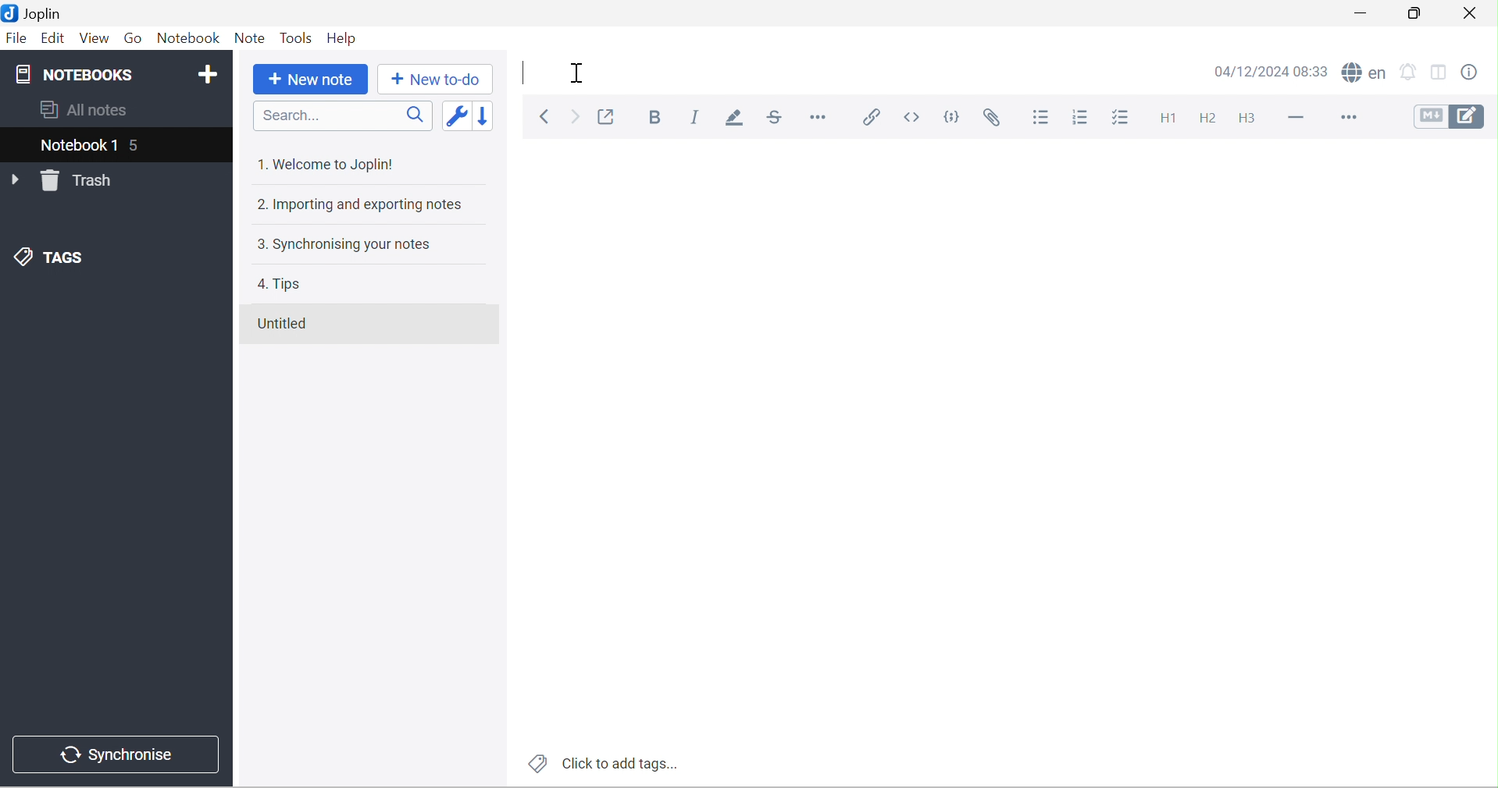 Image resolution: width=1498 pixels, height=788 pixels. I want to click on Notebook, so click(189, 37).